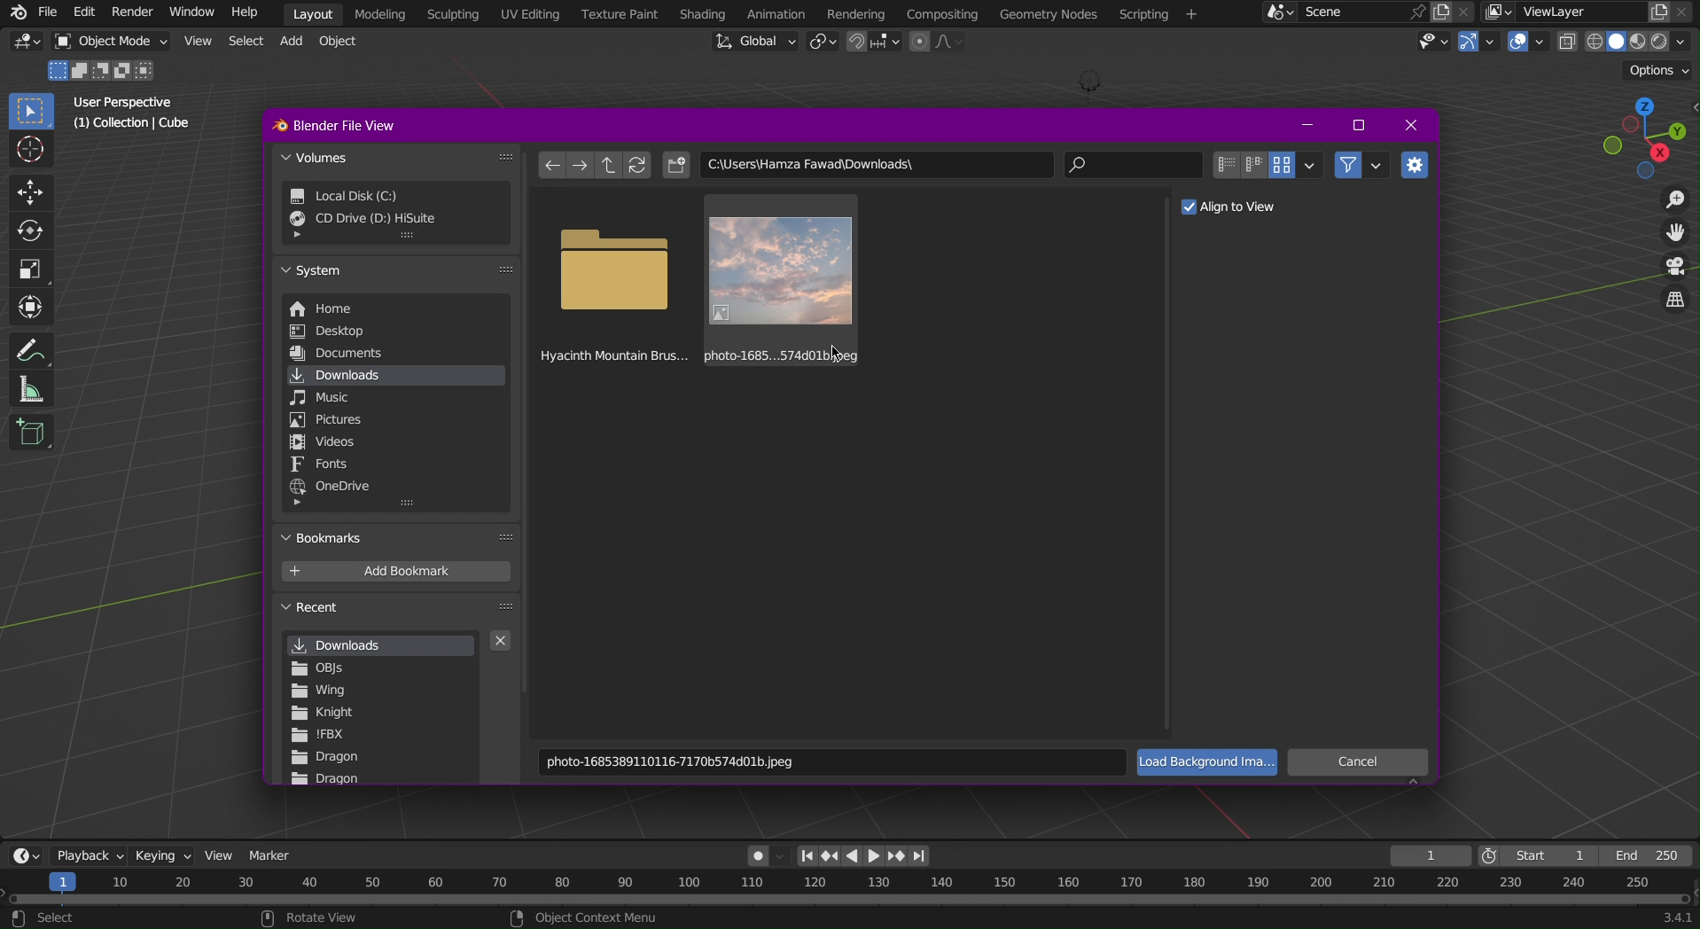 The image size is (1700, 929). What do you see at coordinates (1673, 199) in the screenshot?
I see `Zoom` at bounding box center [1673, 199].